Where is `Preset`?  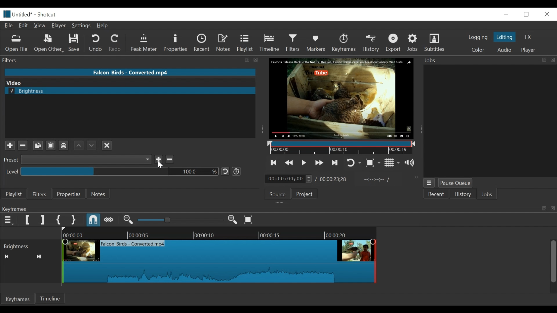 Preset is located at coordinates (9, 161).